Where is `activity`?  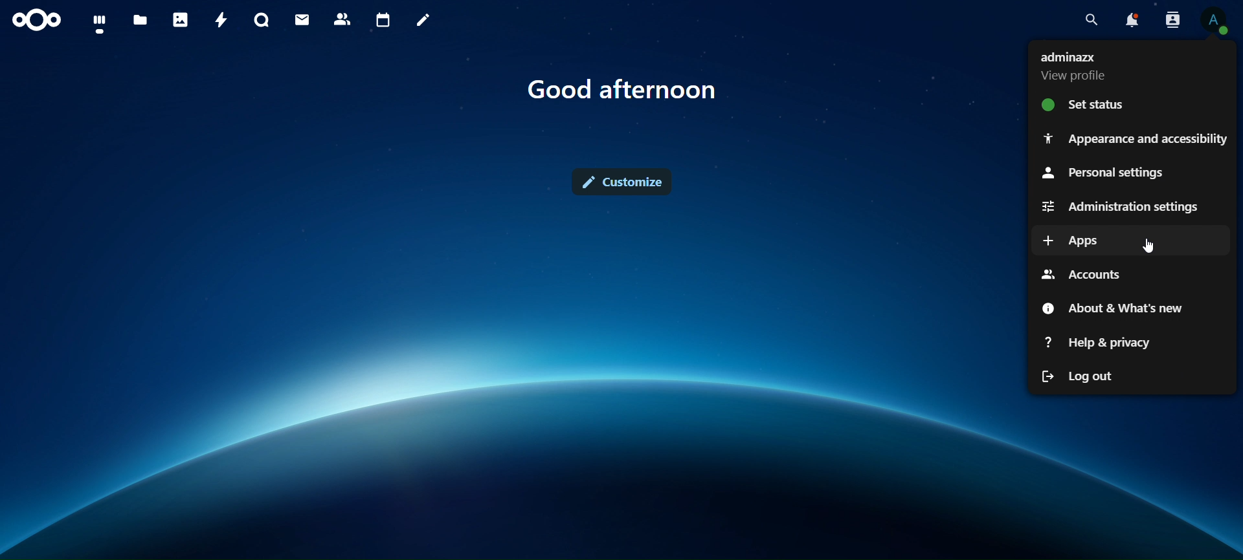
activity is located at coordinates (221, 19).